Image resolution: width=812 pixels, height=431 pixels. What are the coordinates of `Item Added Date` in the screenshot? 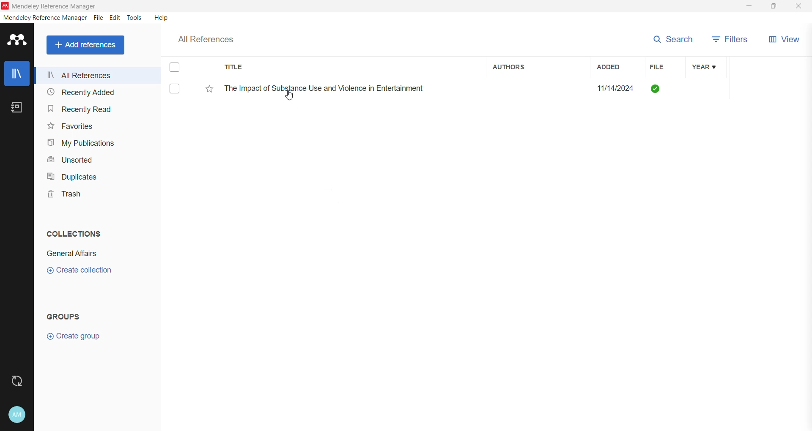 It's located at (617, 88).